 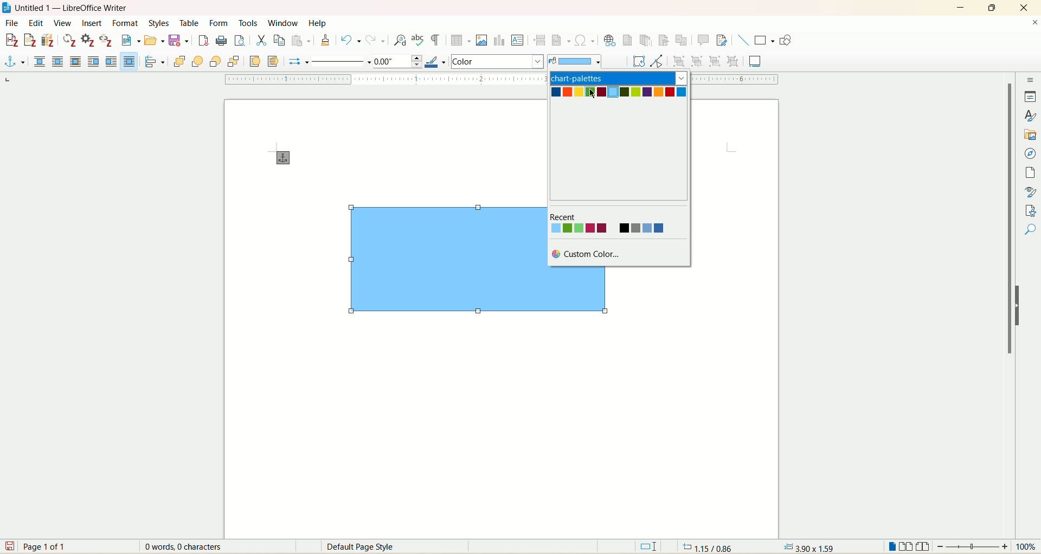 I want to click on line color, so click(x=434, y=62).